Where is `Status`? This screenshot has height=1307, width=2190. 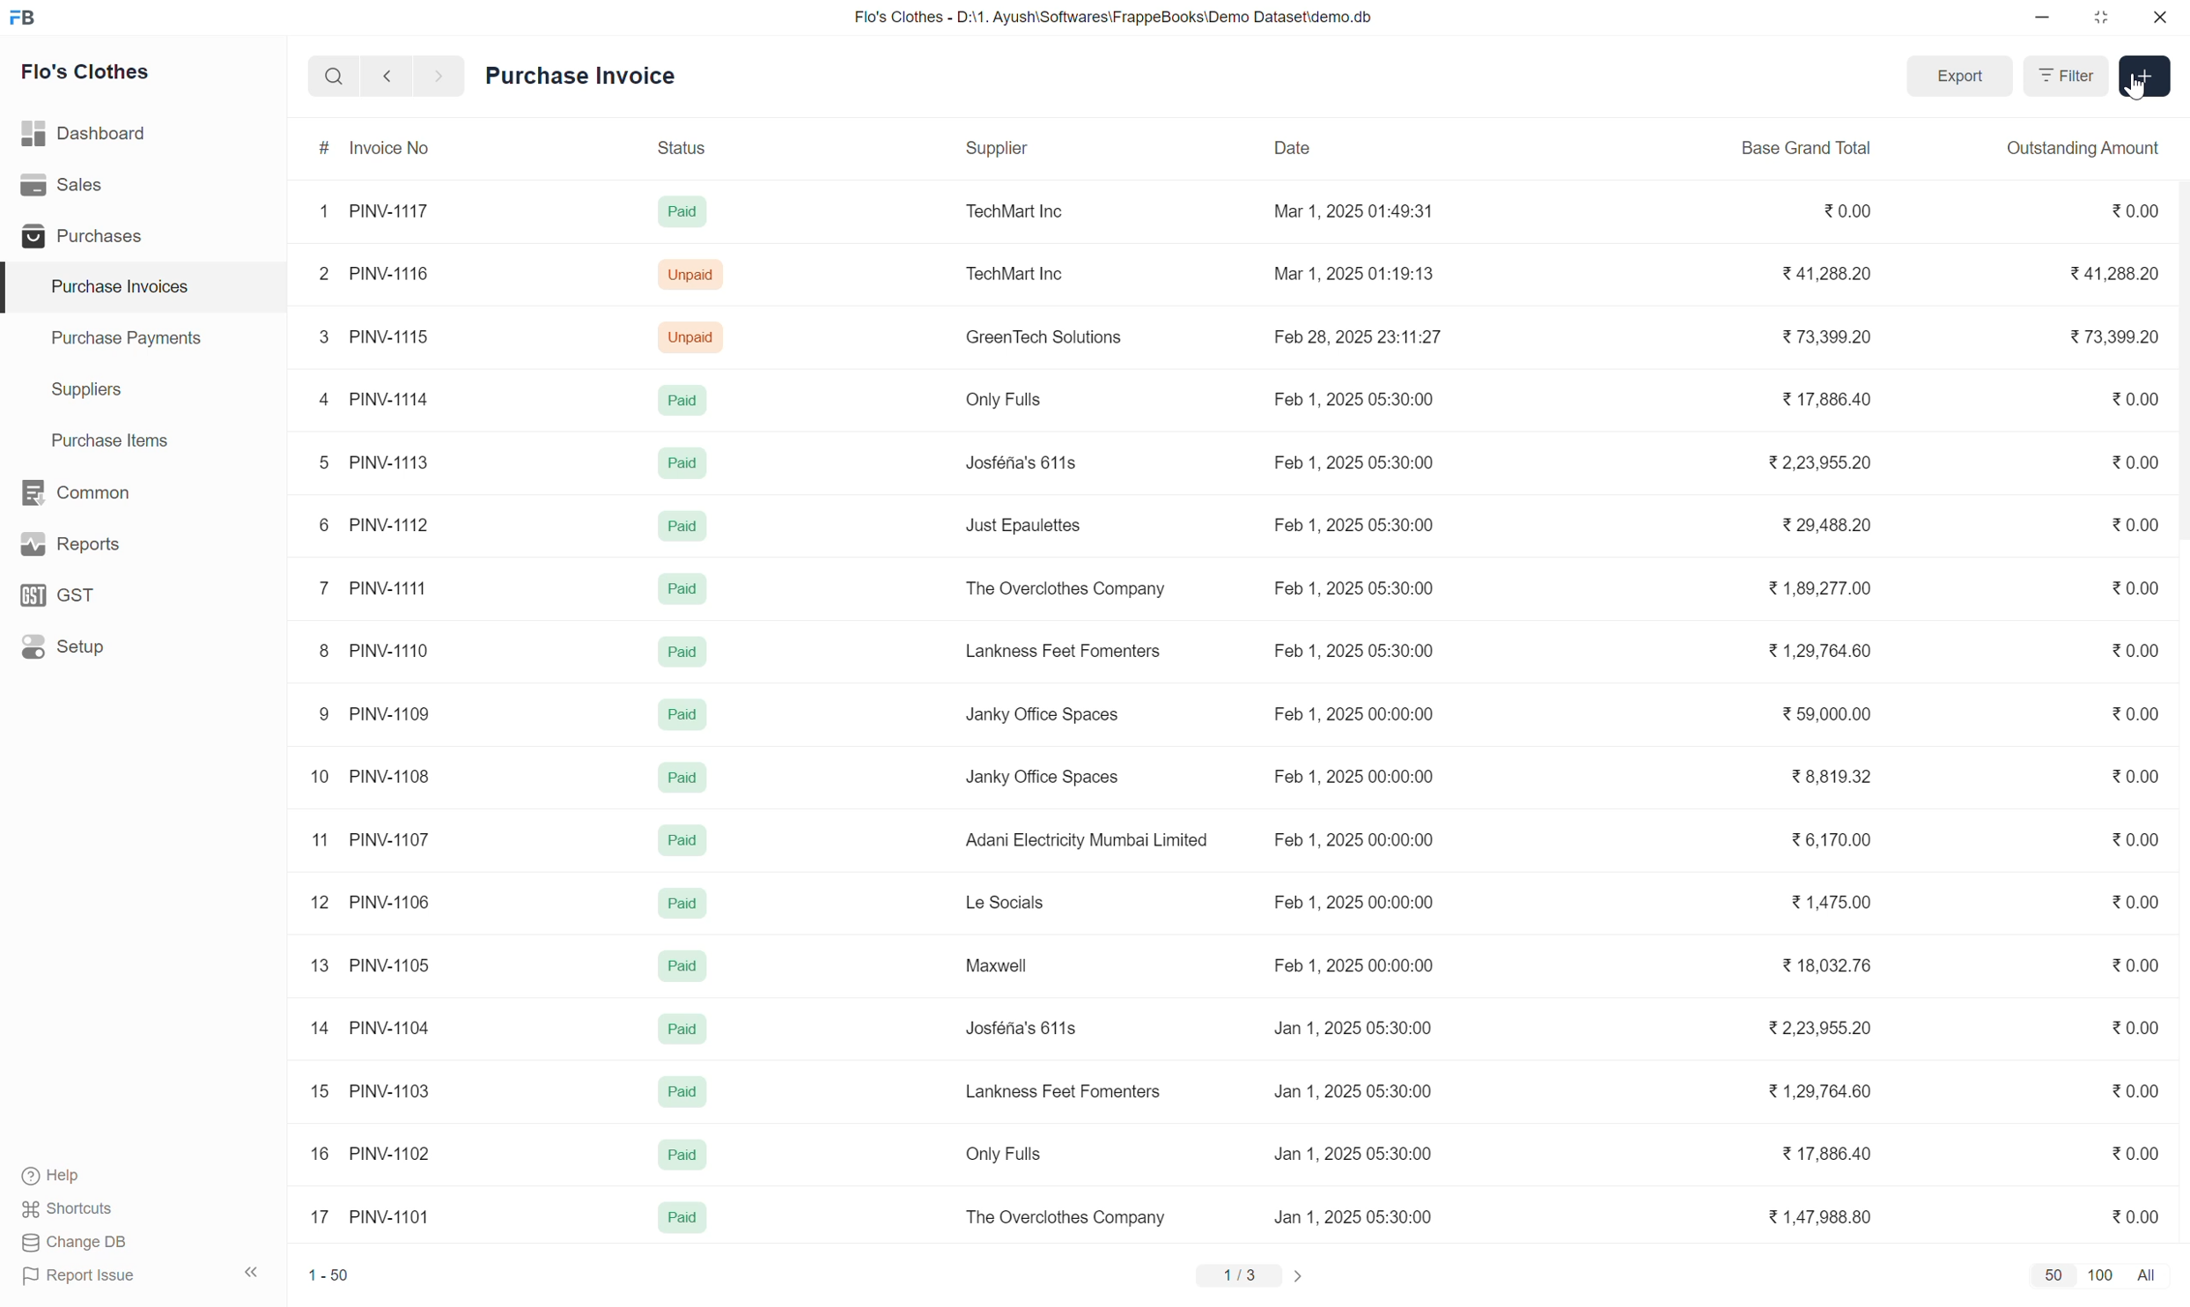 Status is located at coordinates (686, 150).